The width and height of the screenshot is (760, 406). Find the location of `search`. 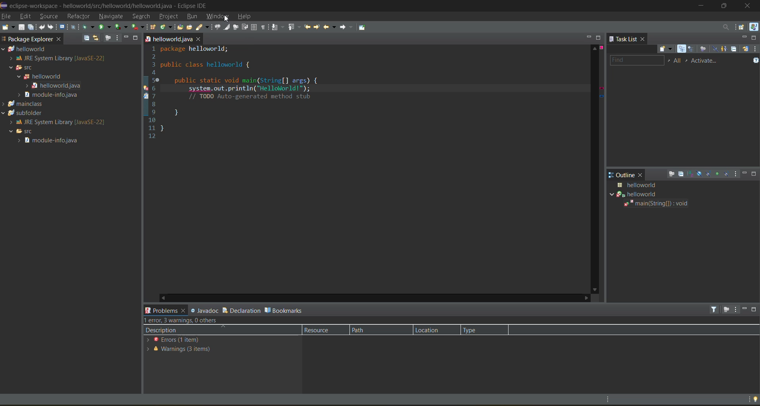

search is located at coordinates (203, 28).